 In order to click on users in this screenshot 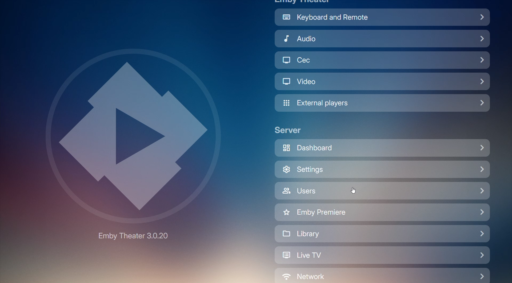, I will do `click(383, 190)`.